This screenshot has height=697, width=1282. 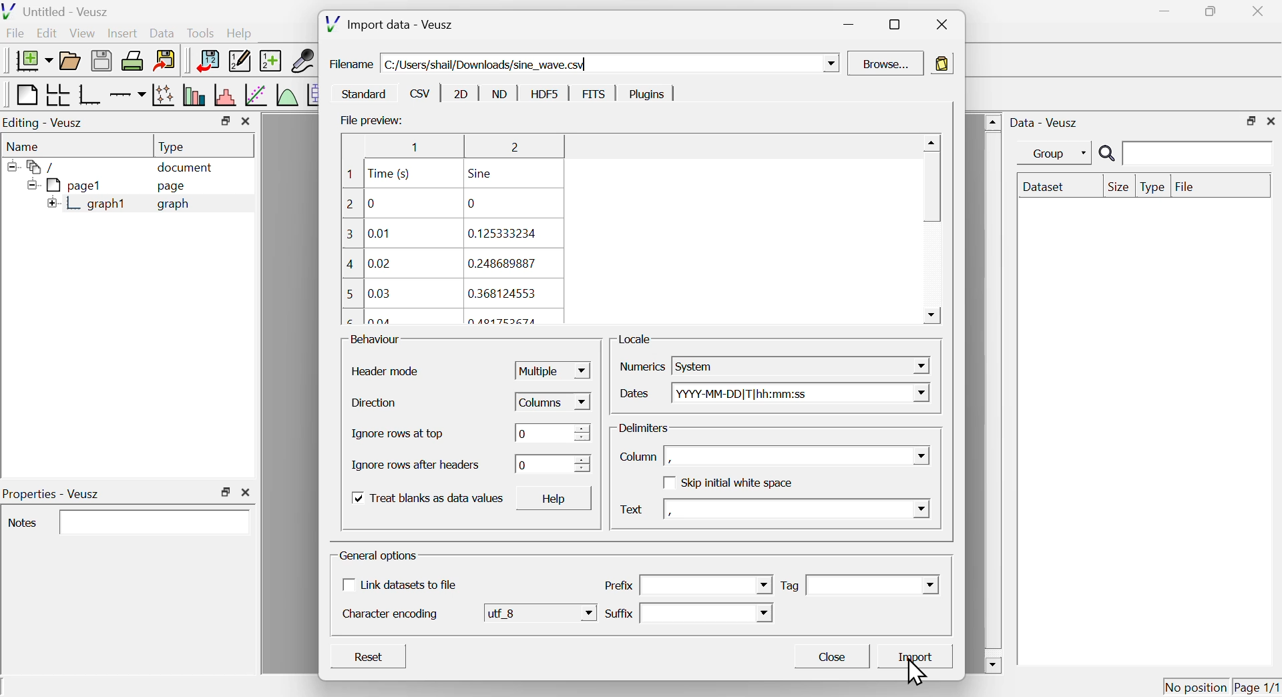 What do you see at coordinates (919, 672) in the screenshot?
I see `cursor` at bounding box center [919, 672].